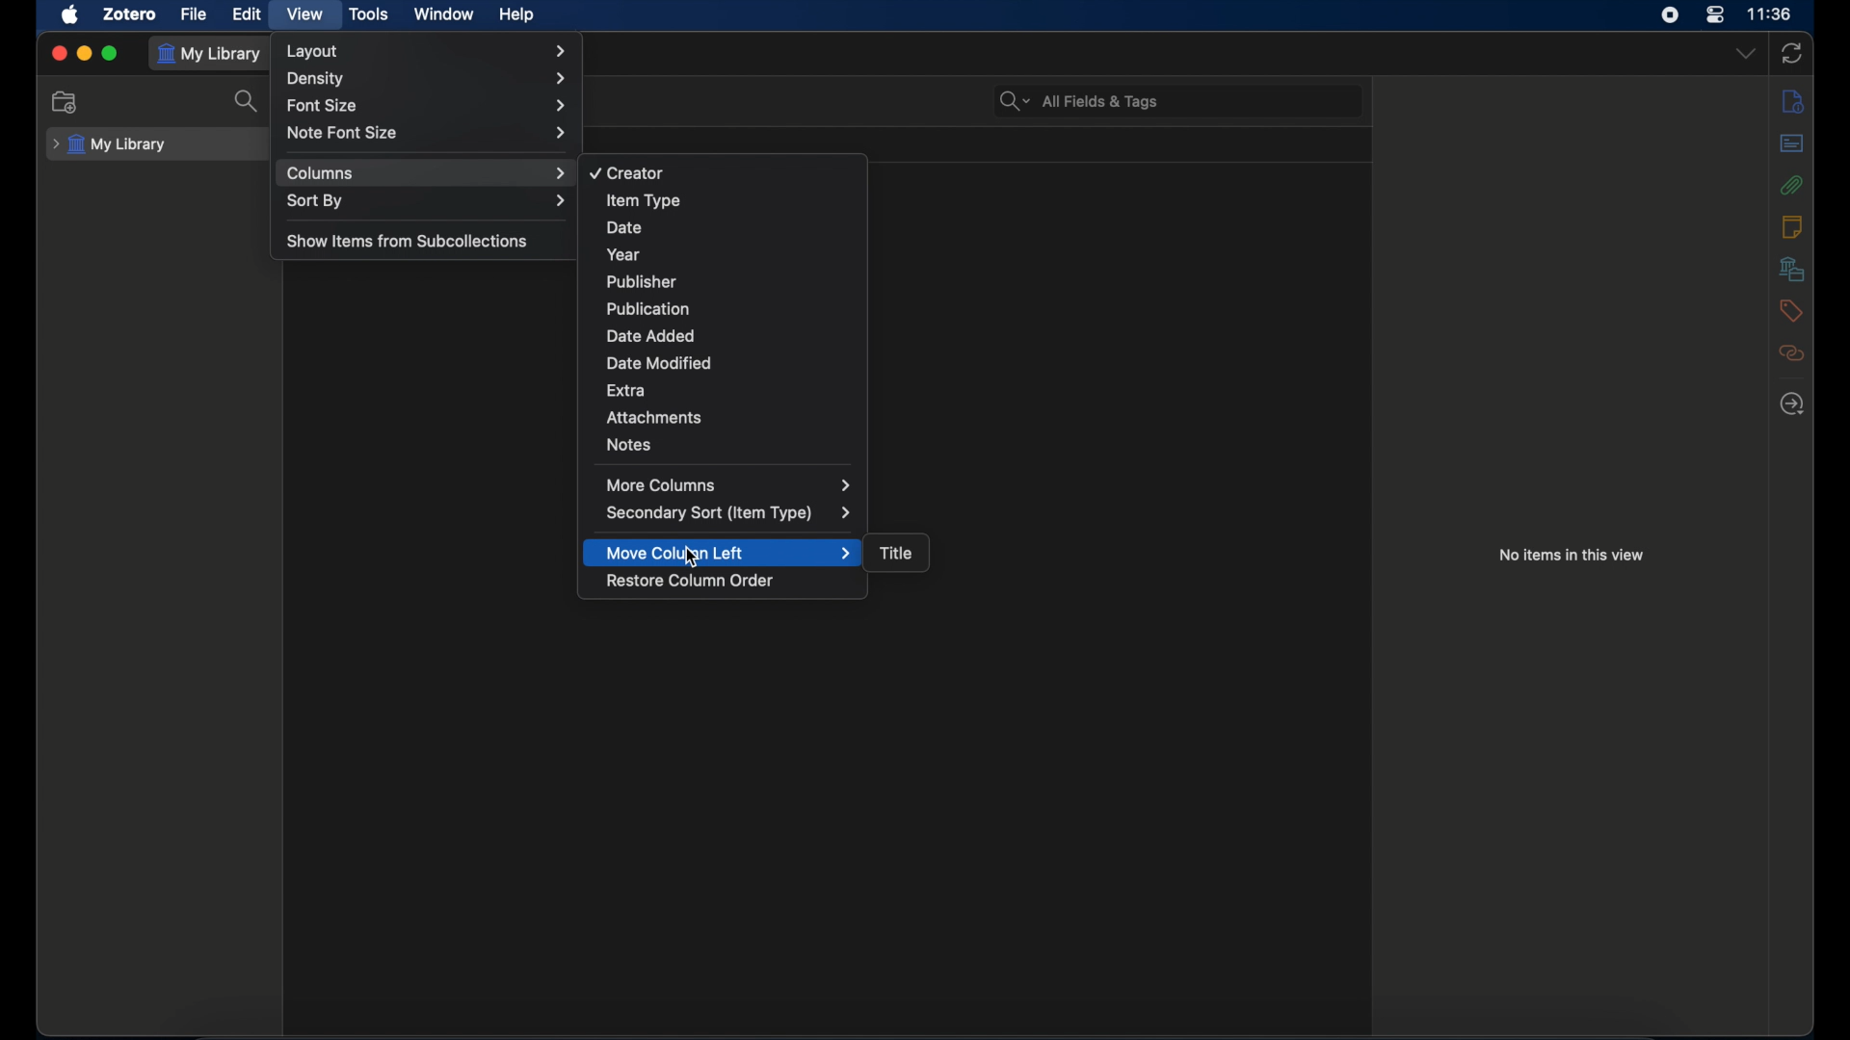  Describe the element at coordinates (730, 552) in the screenshot. I see `move column left` at that location.